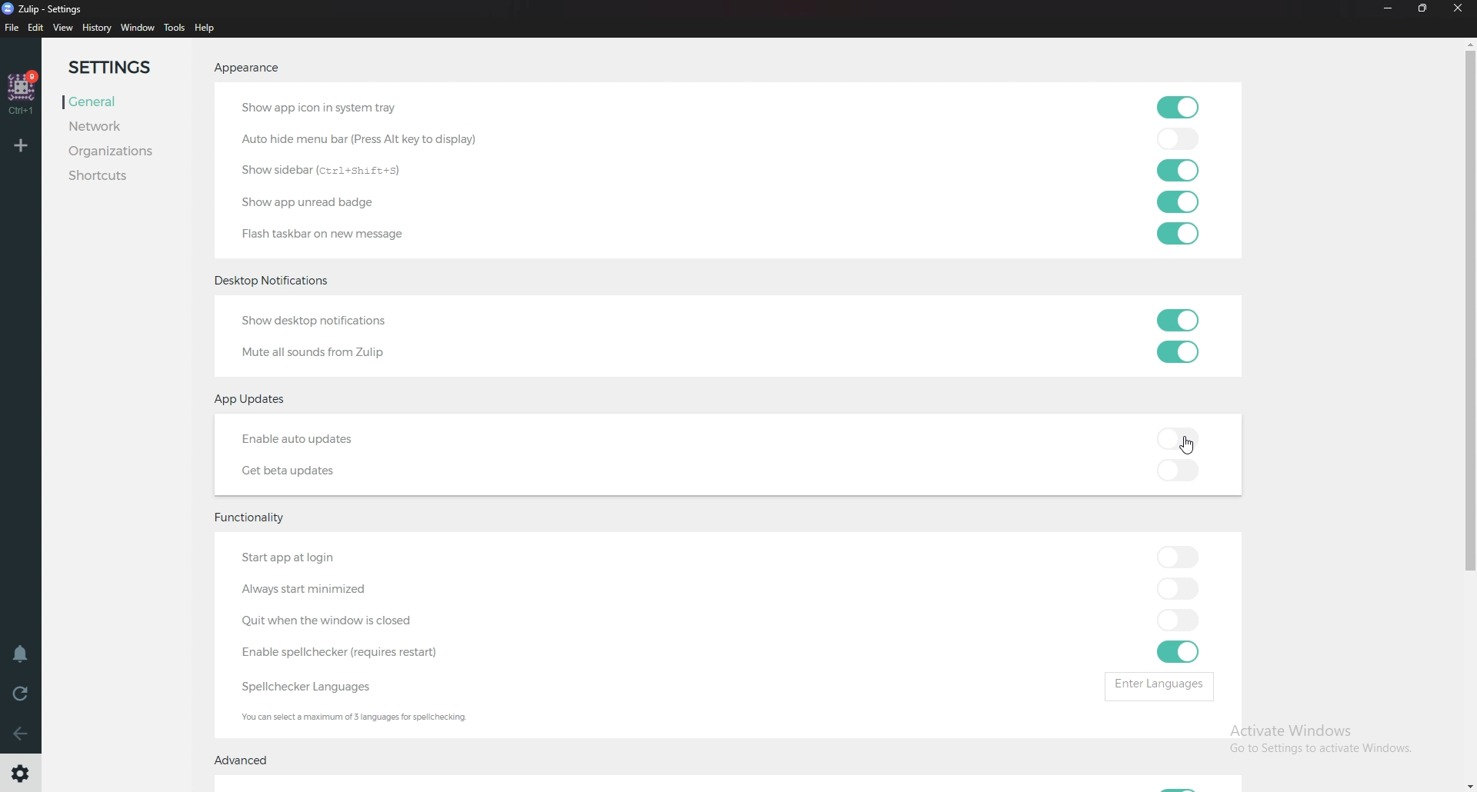 The height and width of the screenshot is (792, 1477). What do you see at coordinates (250, 764) in the screenshot?
I see `Advanced` at bounding box center [250, 764].